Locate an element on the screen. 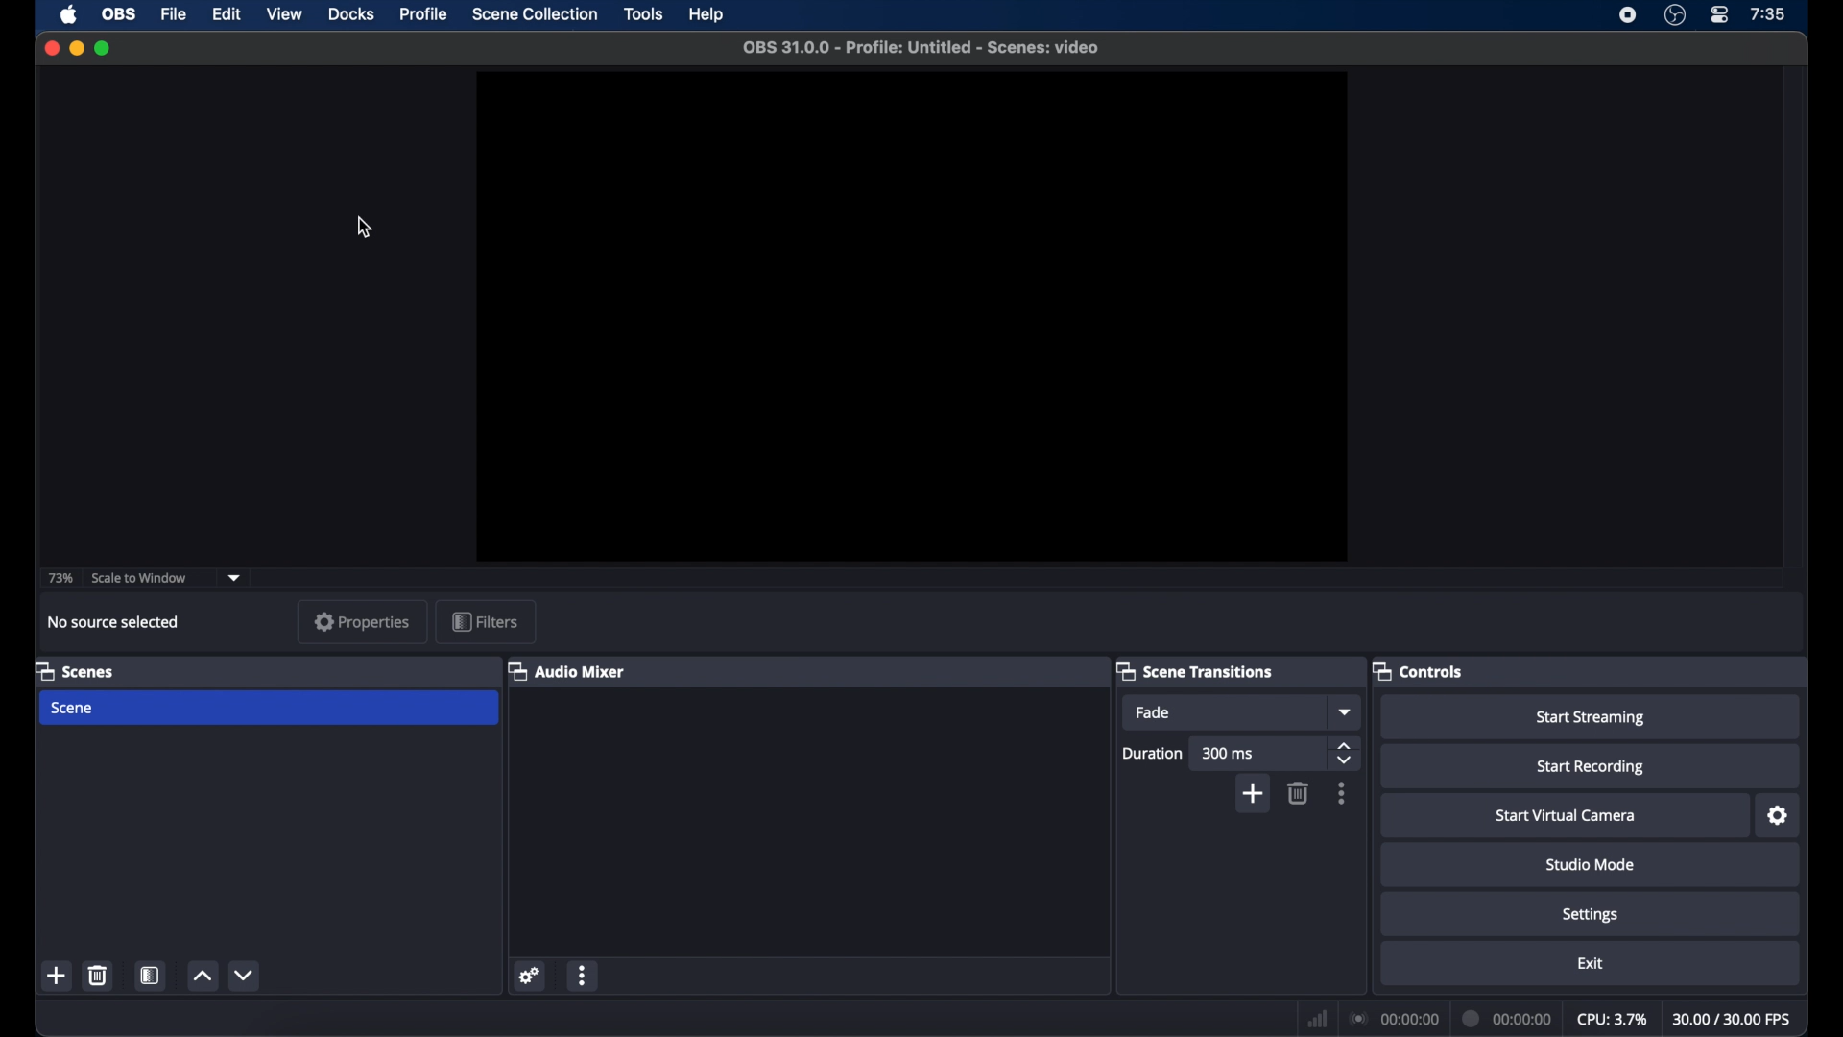 The image size is (1843, 1037). scene is located at coordinates (270, 709).